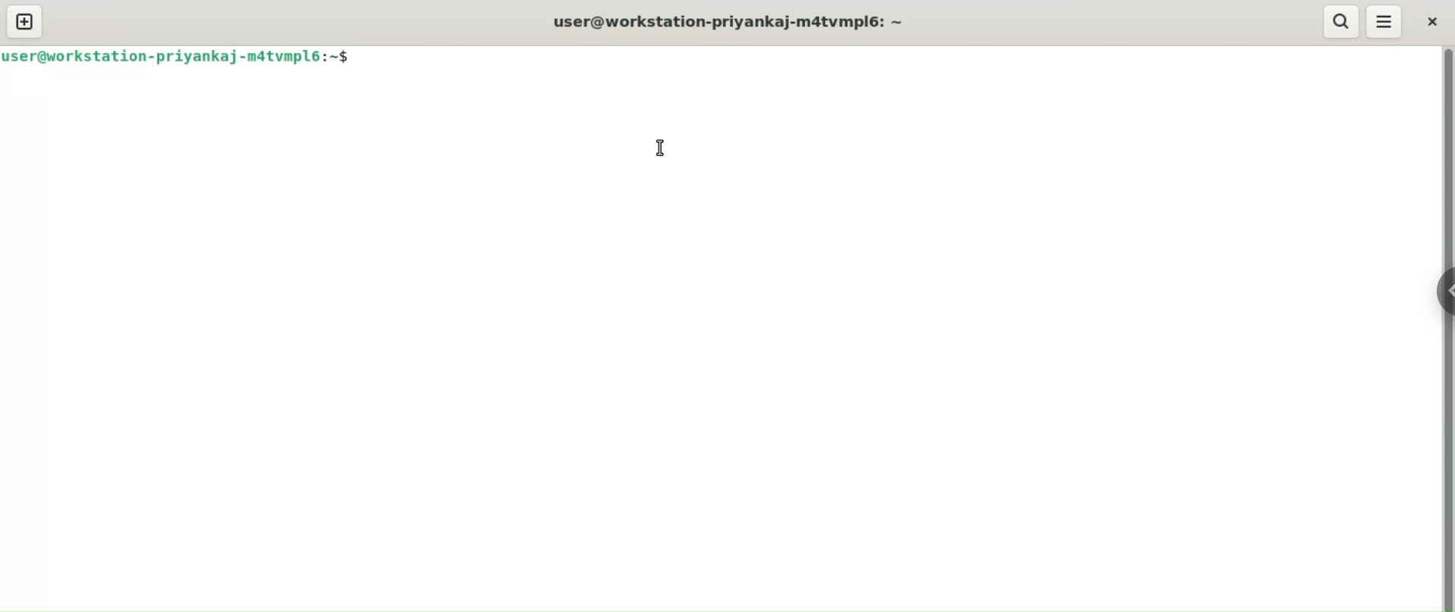  Describe the element at coordinates (1340, 21) in the screenshot. I see `search` at that location.